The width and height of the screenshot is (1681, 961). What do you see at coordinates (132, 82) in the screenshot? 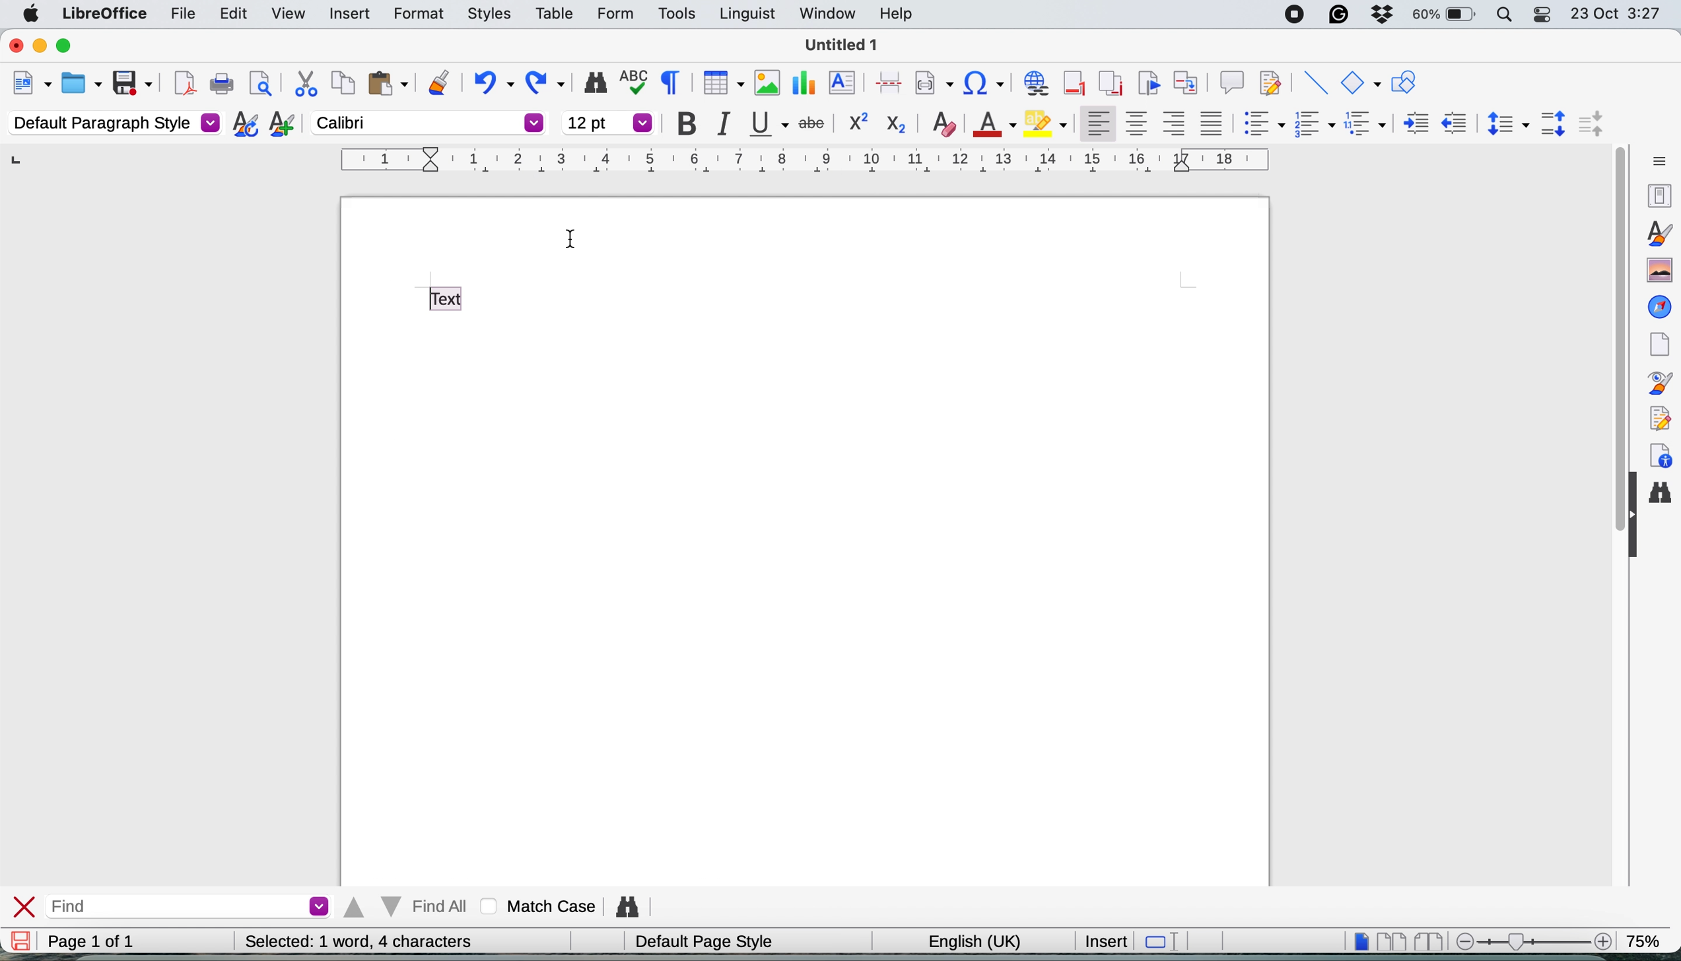
I see `save` at bounding box center [132, 82].